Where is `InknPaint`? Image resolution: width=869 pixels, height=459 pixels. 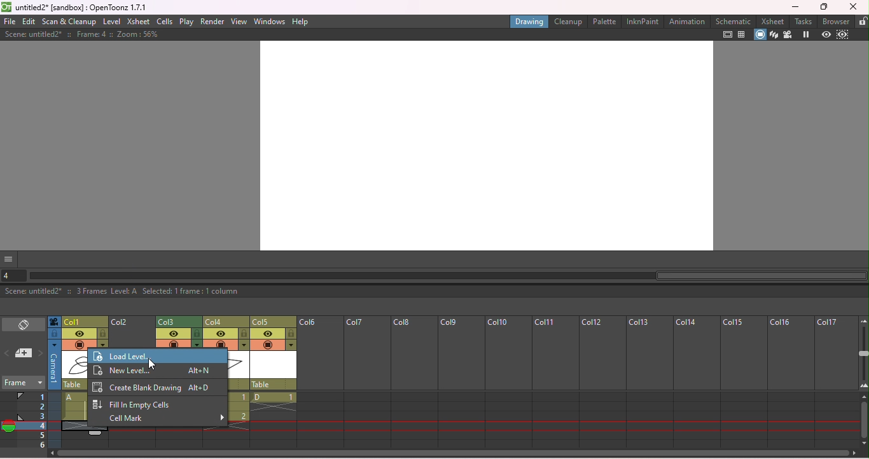 InknPaint is located at coordinates (642, 22).